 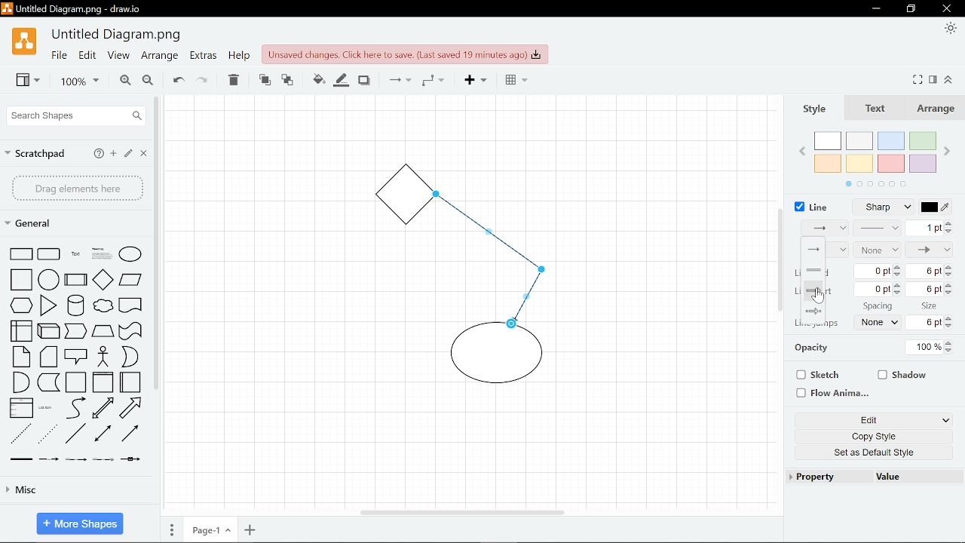 What do you see at coordinates (75, 461) in the screenshot?
I see `shape` at bounding box center [75, 461].